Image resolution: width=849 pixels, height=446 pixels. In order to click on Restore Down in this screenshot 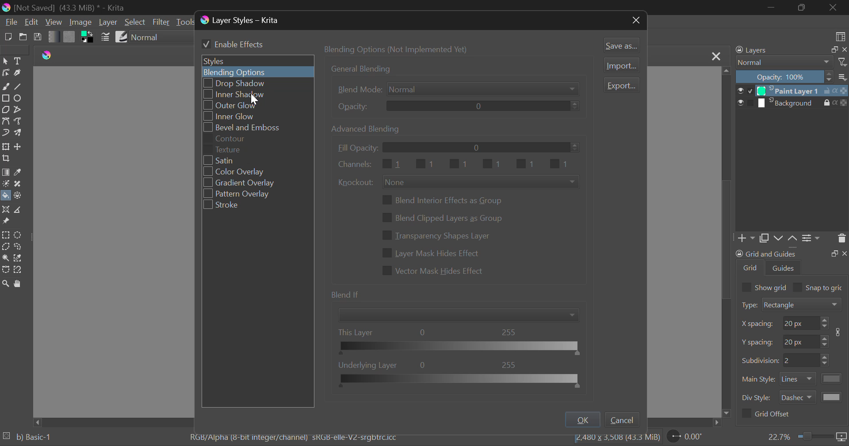, I will do `click(772, 8)`.